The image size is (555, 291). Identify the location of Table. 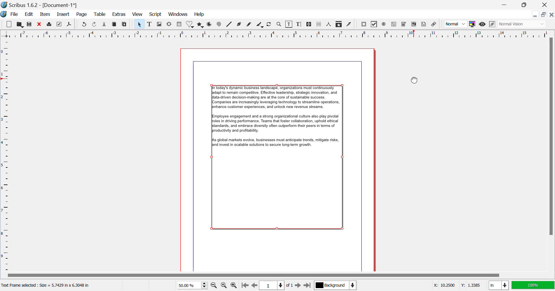
(179, 24).